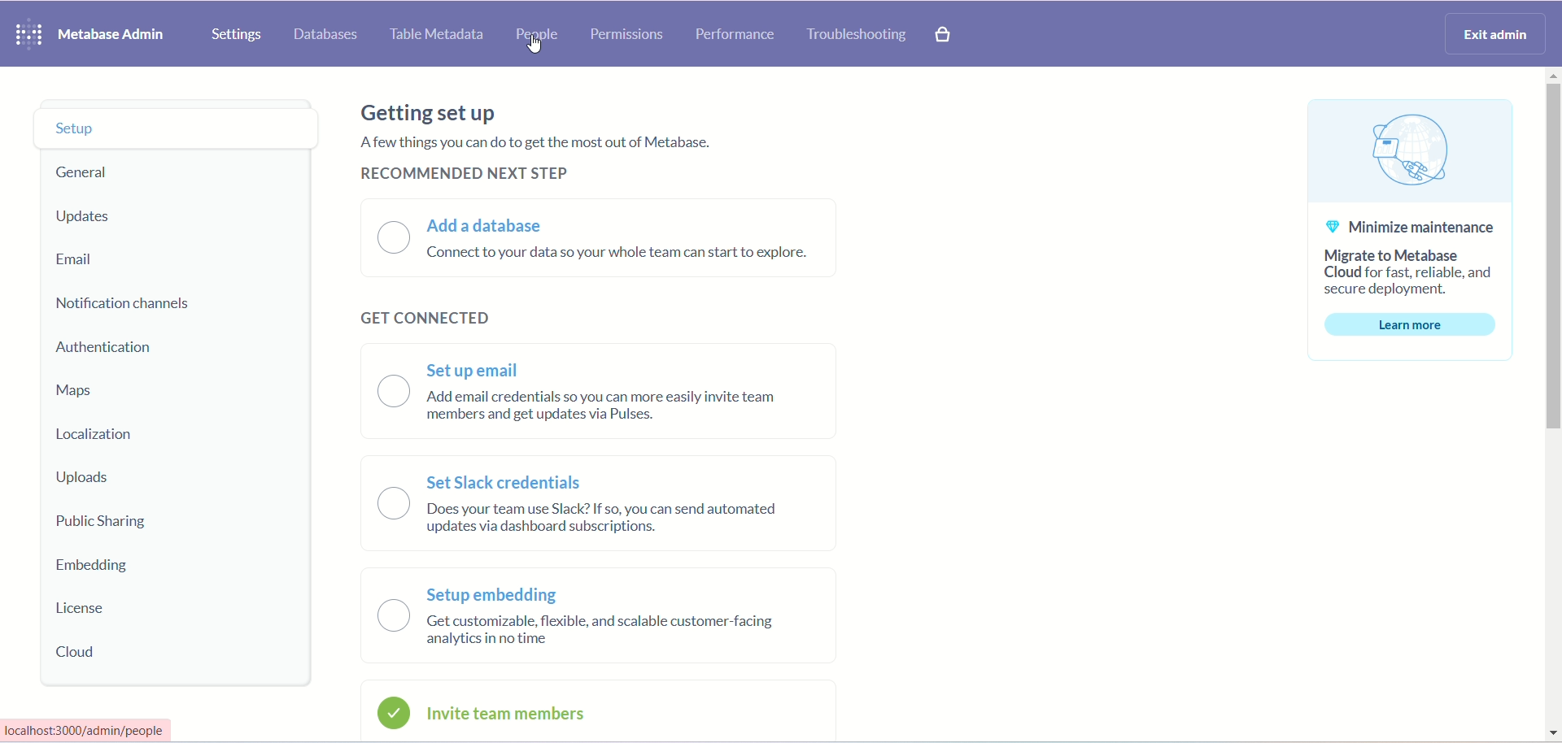  Describe the element at coordinates (28, 33) in the screenshot. I see `logo` at that location.